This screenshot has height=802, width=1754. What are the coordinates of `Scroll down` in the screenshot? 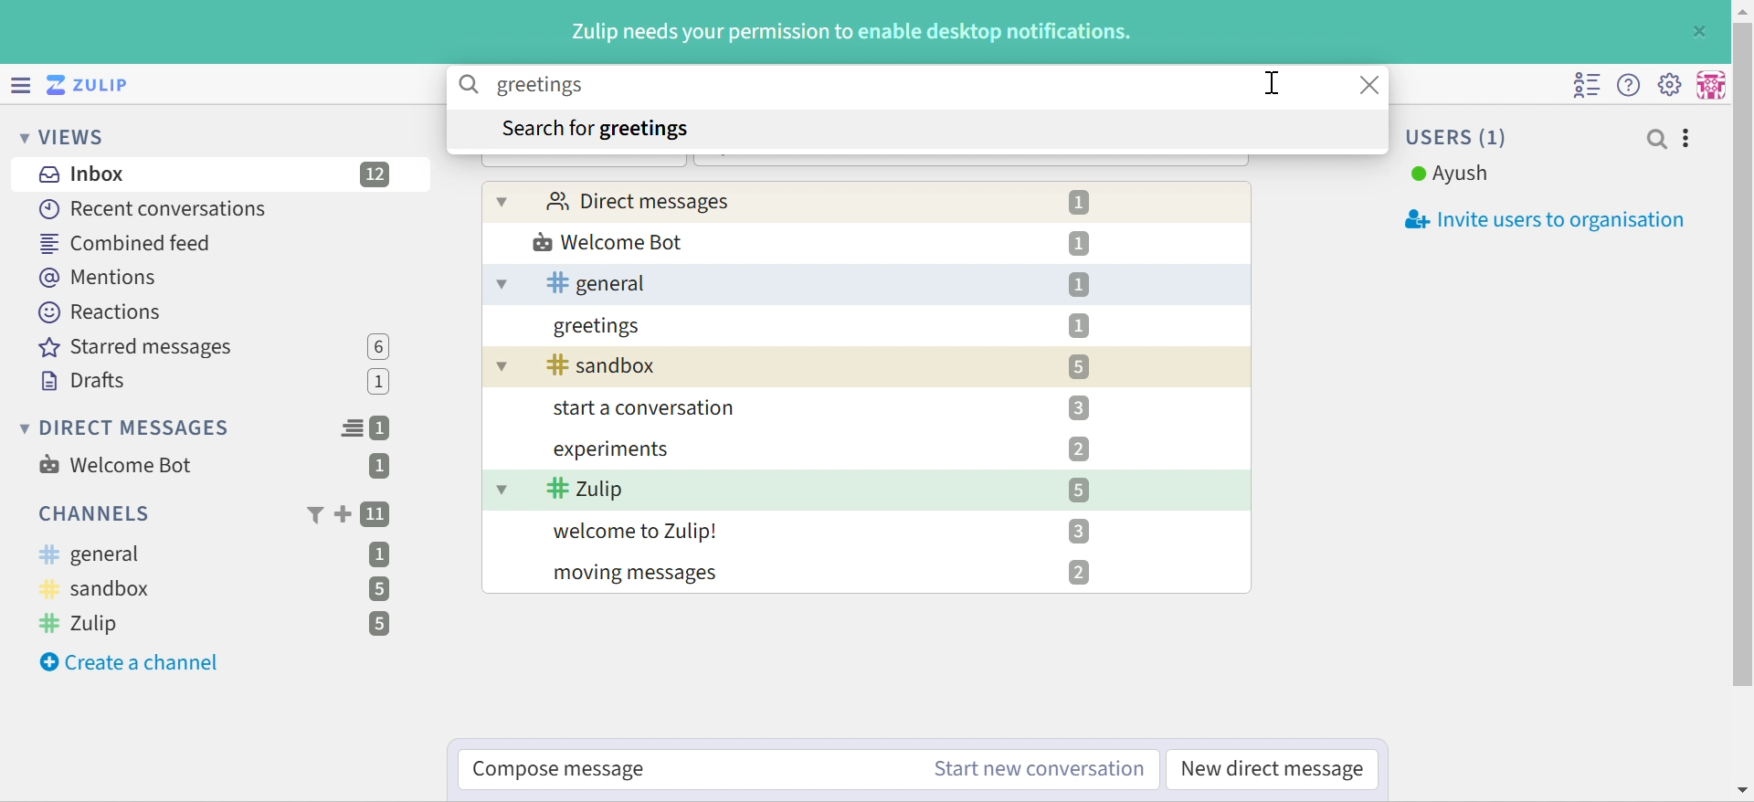 It's located at (1743, 790).